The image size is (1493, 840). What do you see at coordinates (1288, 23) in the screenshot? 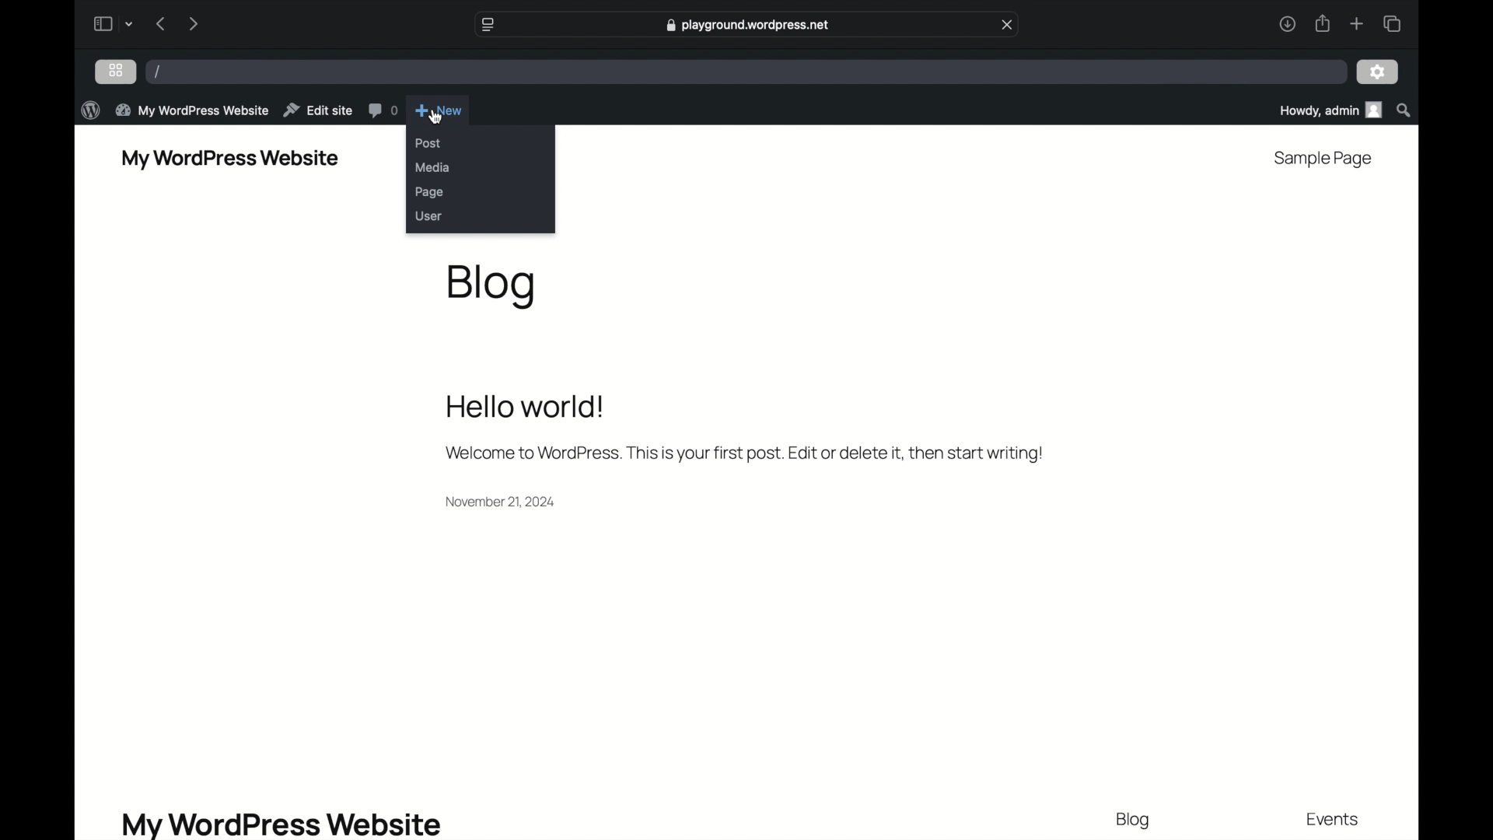
I see `downloads` at bounding box center [1288, 23].